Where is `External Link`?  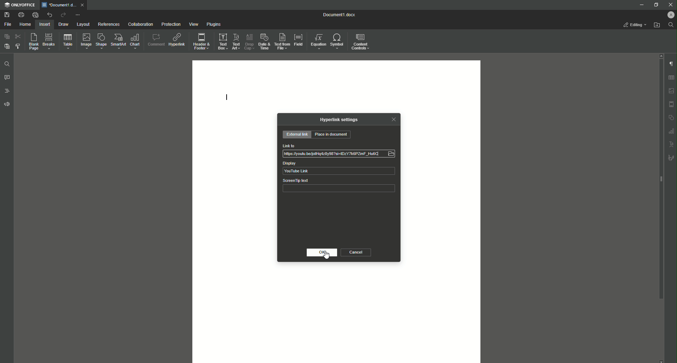
External Link is located at coordinates (297, 134).